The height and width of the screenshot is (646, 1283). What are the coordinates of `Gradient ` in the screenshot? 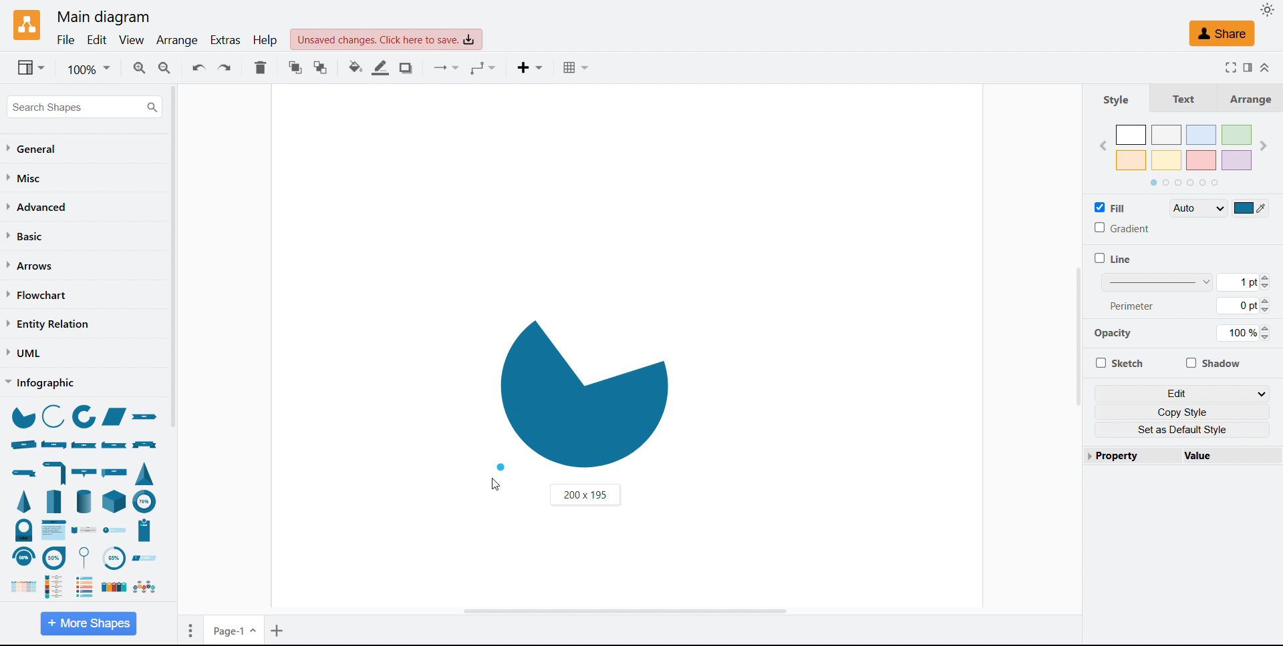 It's located at (1121, 228).